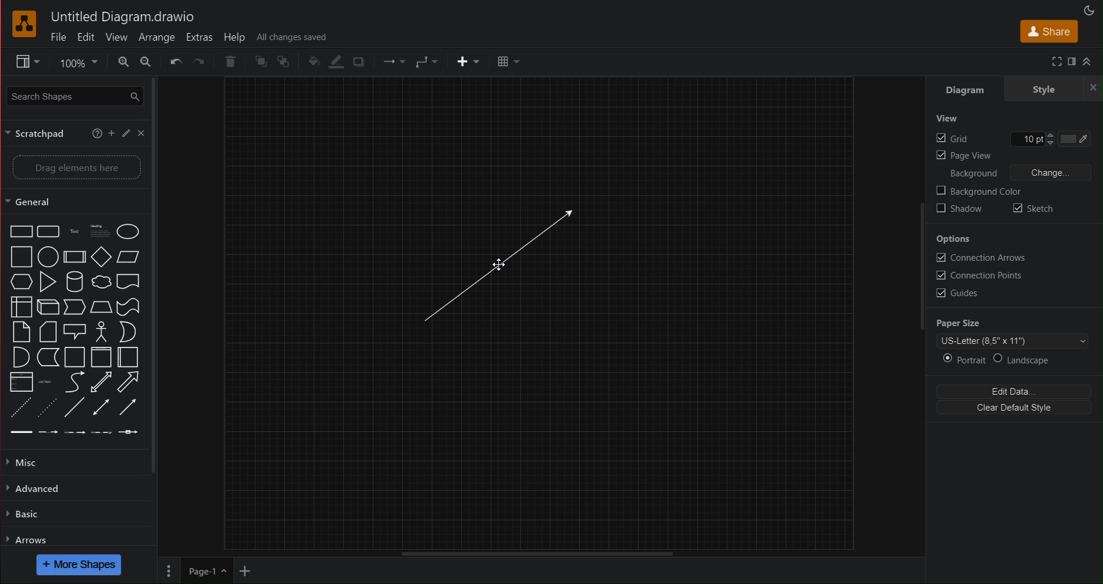 This screenshot has height=584, width=1103. What do you see at coordinates (237, 37) in the screenshot?
I see `Help` at bounding box center [237, 37].